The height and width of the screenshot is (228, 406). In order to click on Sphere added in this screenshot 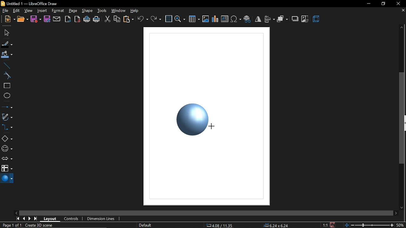, I will do `click(200, 118)`.